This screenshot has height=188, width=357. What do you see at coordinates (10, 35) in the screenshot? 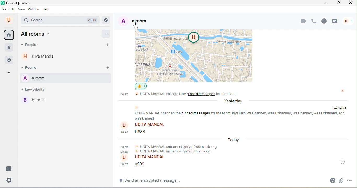
I see `home` at bounding box center [10, 35].